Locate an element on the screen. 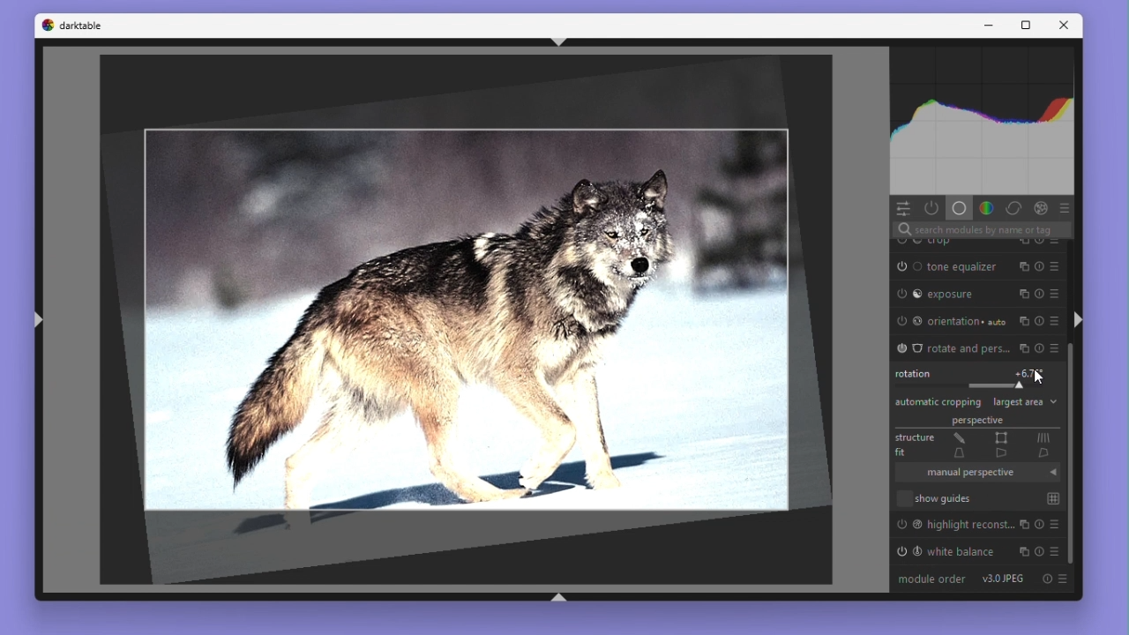 The image size is (1129, 635). Preset is located at coordinates (1065, 583).